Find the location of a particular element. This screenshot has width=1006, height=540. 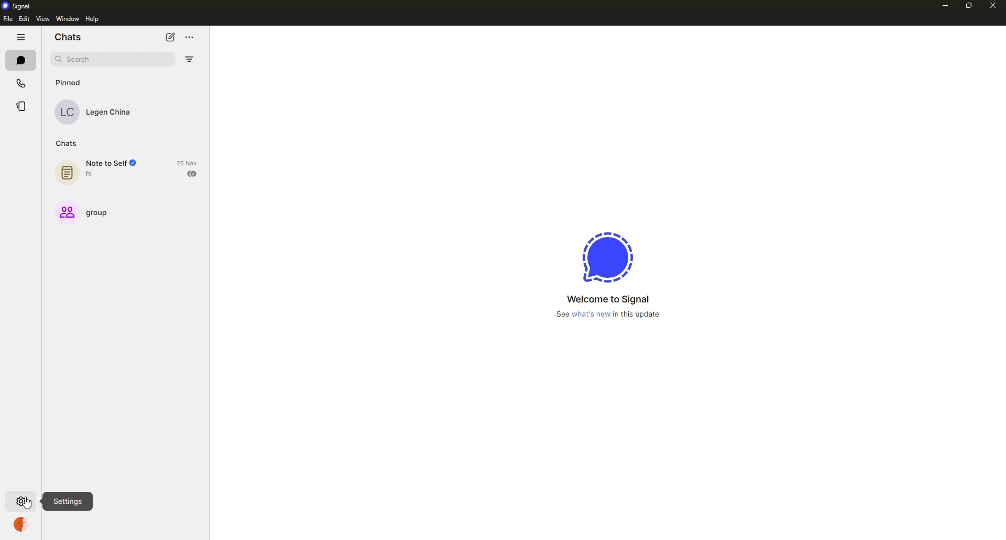

pinned is located at coordinates (70, 82).